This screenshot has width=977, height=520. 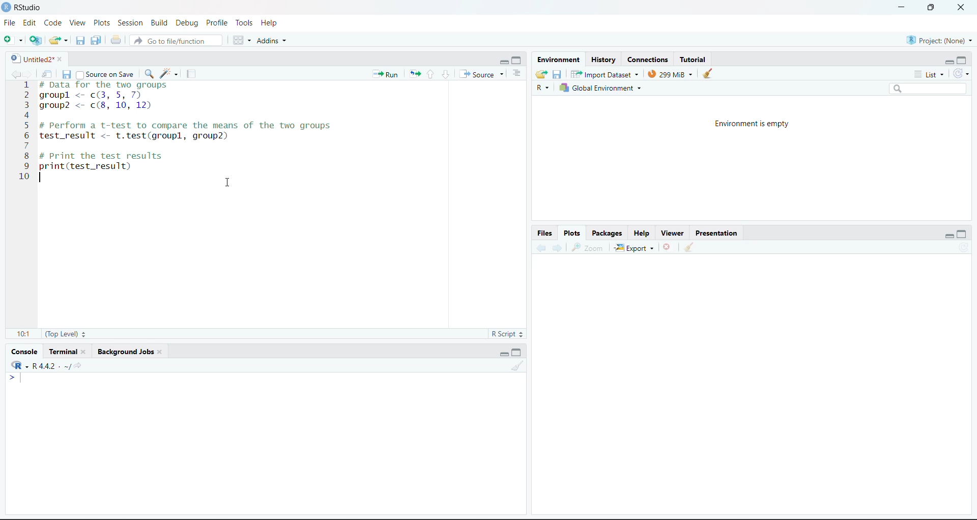 I want to click on R, so click(x=542, y=88).